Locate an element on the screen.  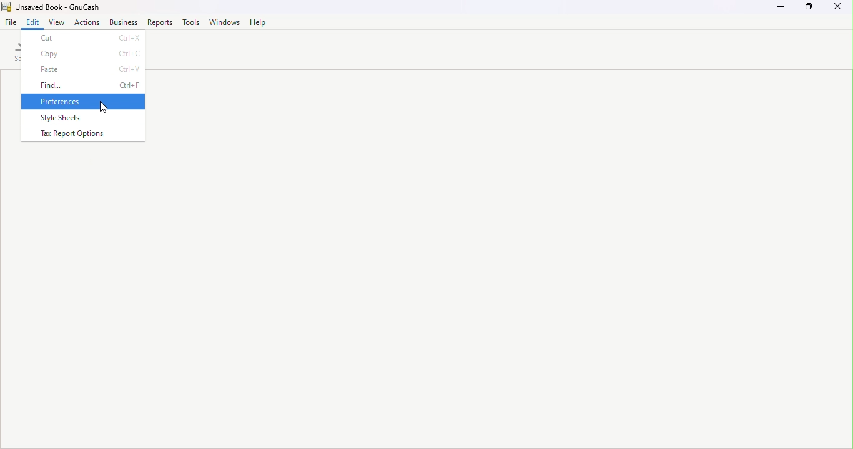
Reports is located at coordinates (161, 21).